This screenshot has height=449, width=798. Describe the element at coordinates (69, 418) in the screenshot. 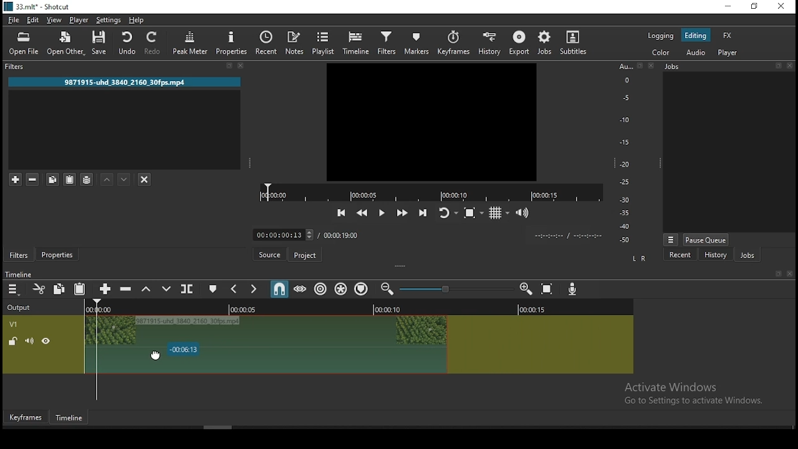

I see `Timeline` at that location.